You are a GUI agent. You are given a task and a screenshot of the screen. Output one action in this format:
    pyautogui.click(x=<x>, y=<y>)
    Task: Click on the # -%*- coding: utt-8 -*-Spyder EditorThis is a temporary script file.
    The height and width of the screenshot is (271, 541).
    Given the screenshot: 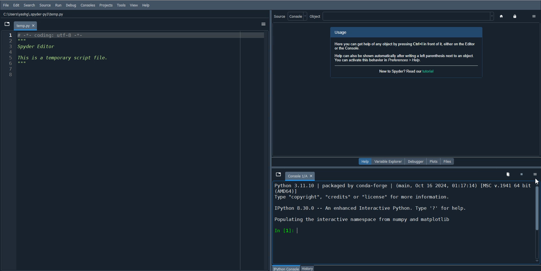 What is the action you would take?
    pyautogui.click(x=65, y=50)
    